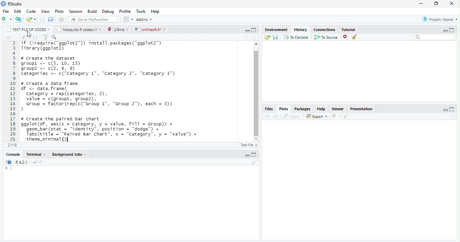 This screenshot has height=242, width=460. What do you see at coordinates (13, 91) in the screenshot?
I see `2 3 4 5 6 7 8 9 10 11 12 13 14 15 16 17 18 19 20 21` at bounding box center [13, 91].